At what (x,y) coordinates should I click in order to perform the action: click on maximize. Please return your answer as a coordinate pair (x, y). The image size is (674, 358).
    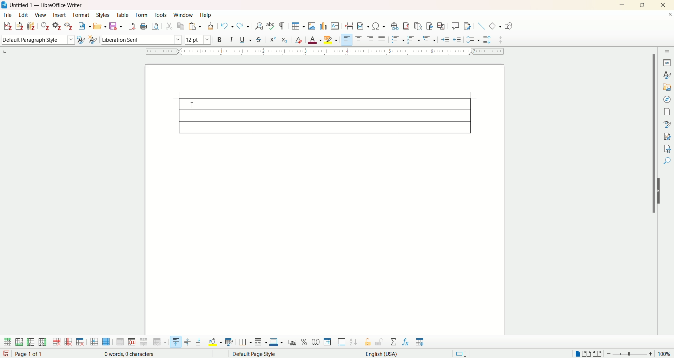
    Looking at the image, I should click on (642, 5).